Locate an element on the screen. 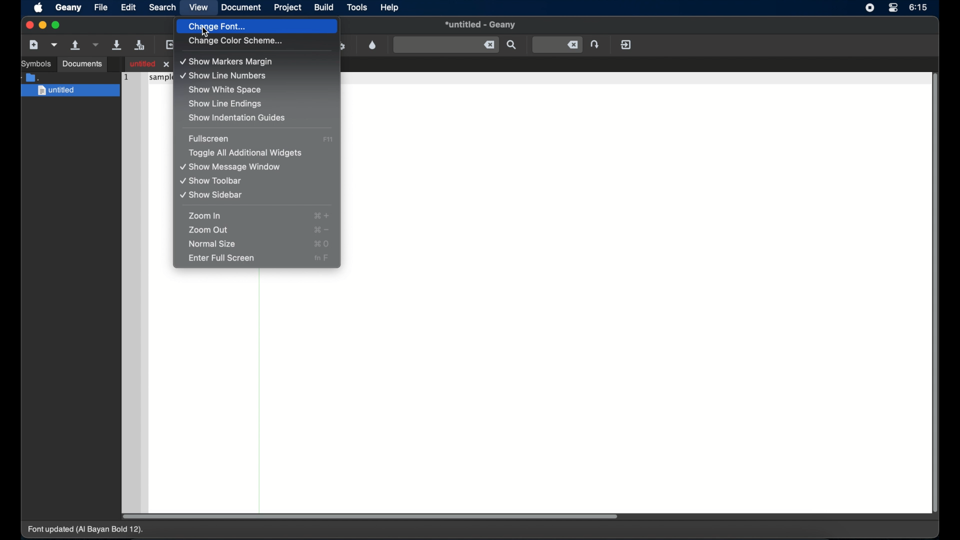 The height and width of the screenshot is (540, 960). untitled is located at coordinates (71, 91).